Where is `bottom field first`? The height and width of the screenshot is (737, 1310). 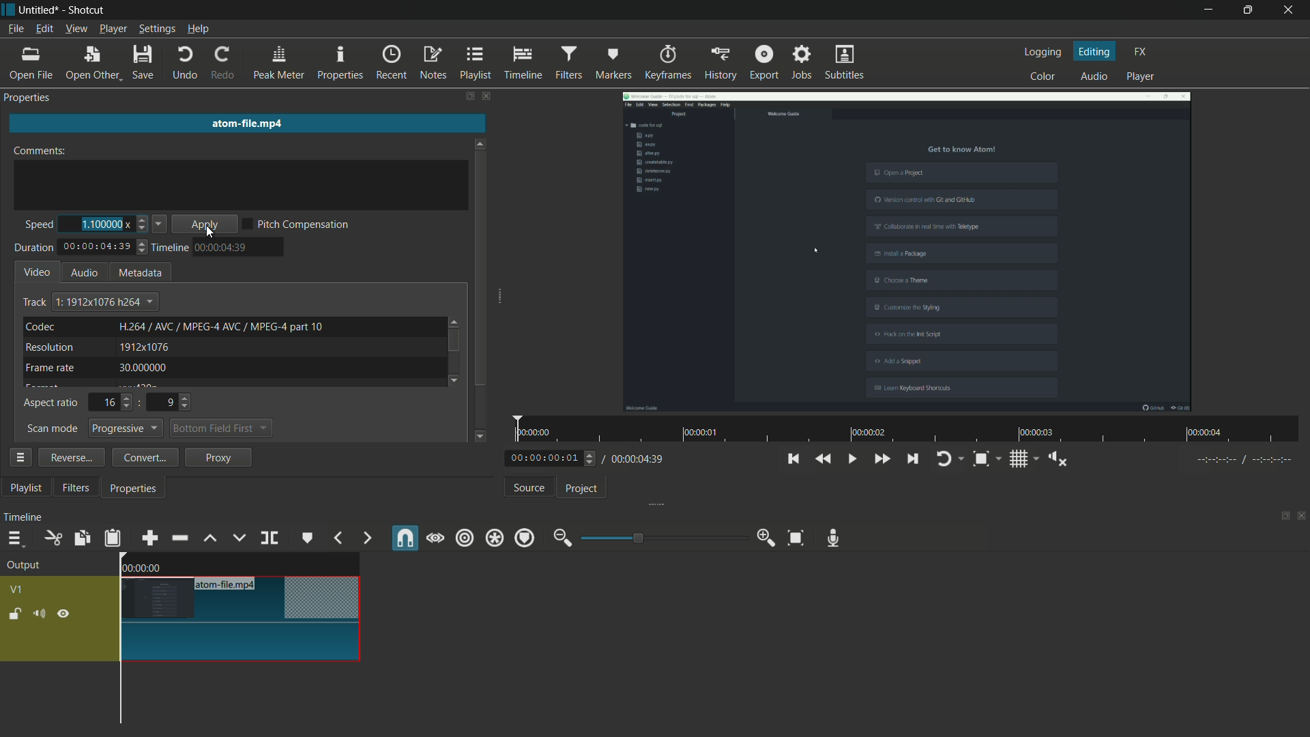 bottom field first is located at coordinates (214, 430).